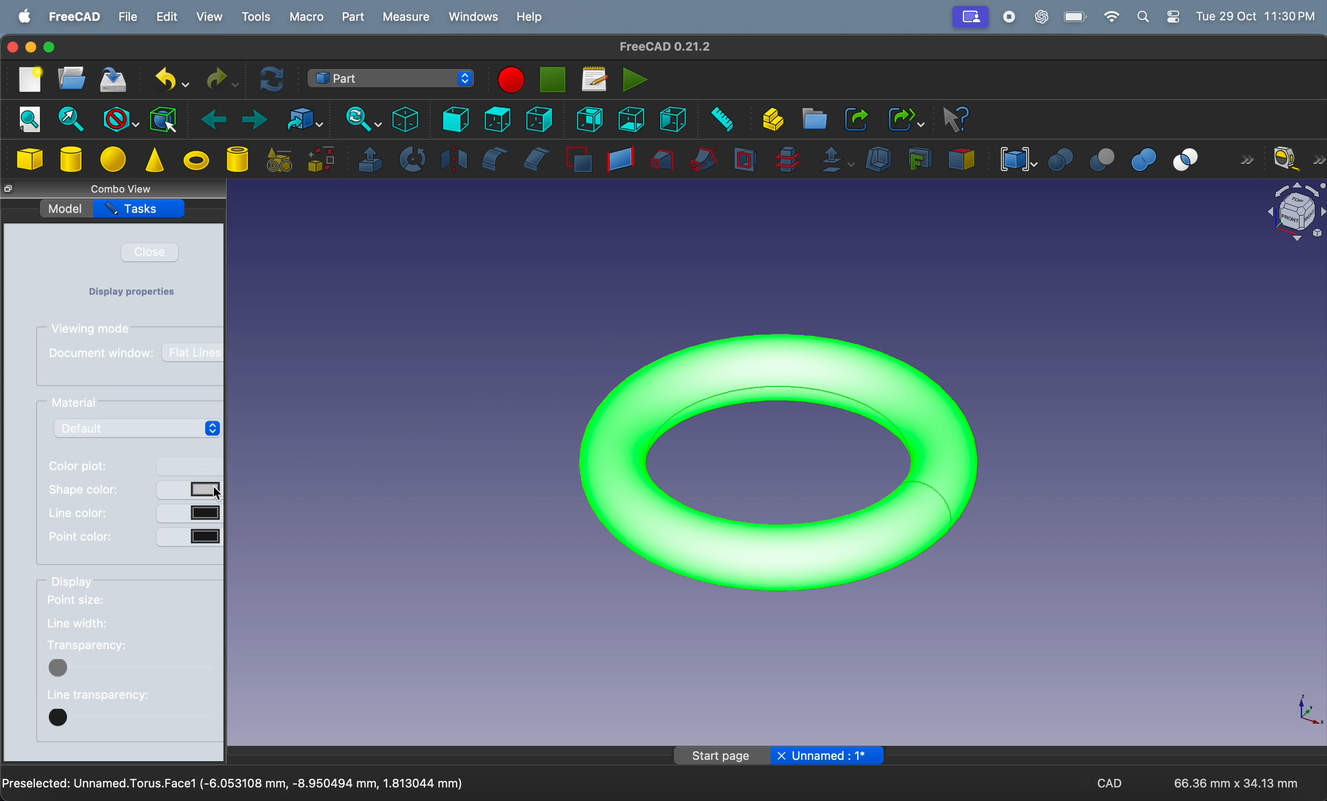 The height and width of the screenshot is (801, 1327). Describe the element at coordinates (1015, 158) in the screenshot. I see `compound tools` at that location.